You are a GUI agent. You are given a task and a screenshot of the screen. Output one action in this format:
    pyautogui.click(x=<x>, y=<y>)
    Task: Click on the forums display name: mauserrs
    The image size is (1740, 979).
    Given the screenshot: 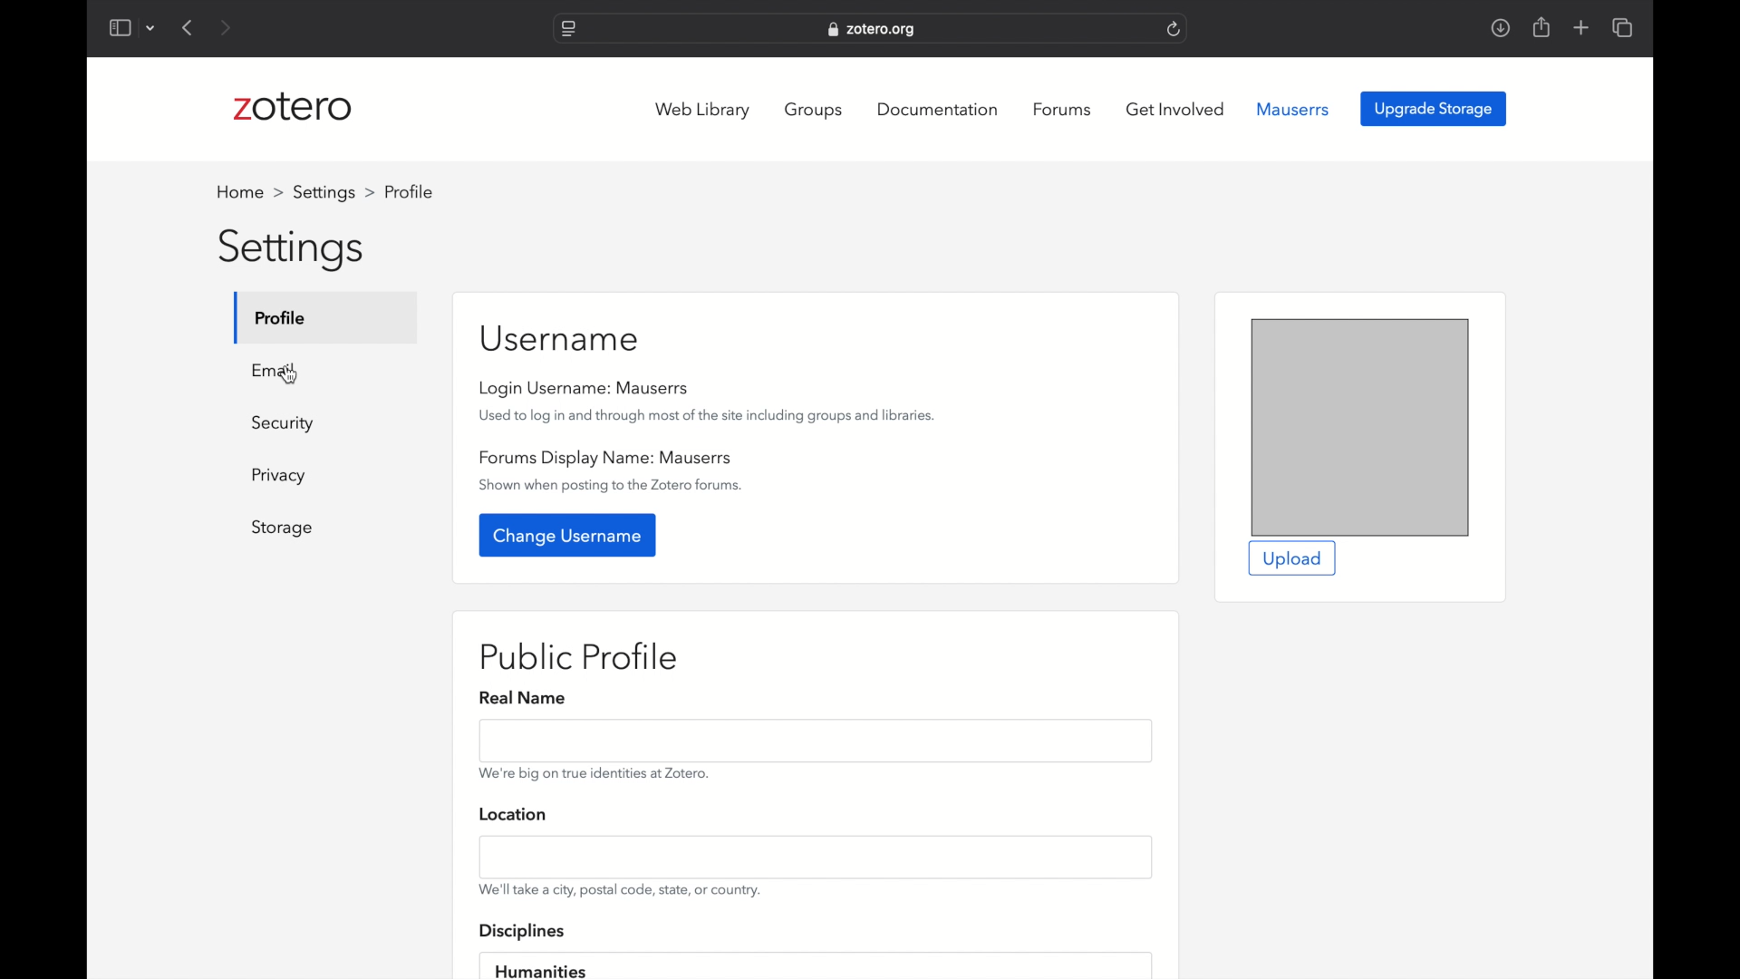 What is the action you would take?
    pyautogui.click(x=604, y=458)
    